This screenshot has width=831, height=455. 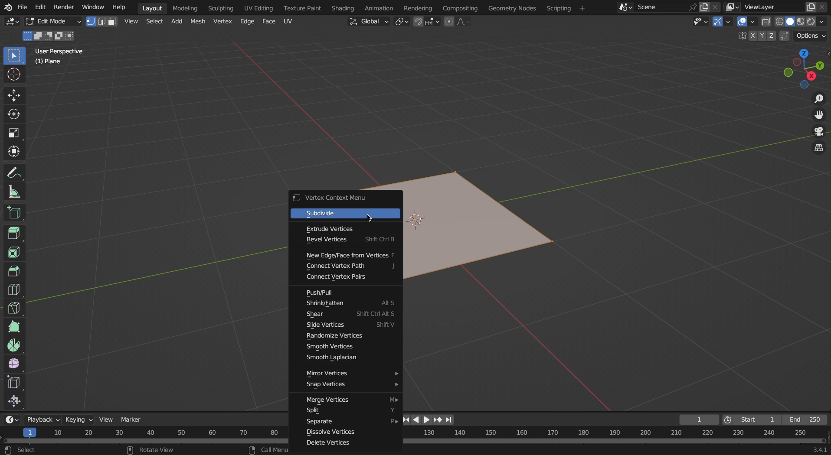 What do you see at coordinates (740, 36) in the screenshot?
I see `Mirror` at bounding box center [740, 36].